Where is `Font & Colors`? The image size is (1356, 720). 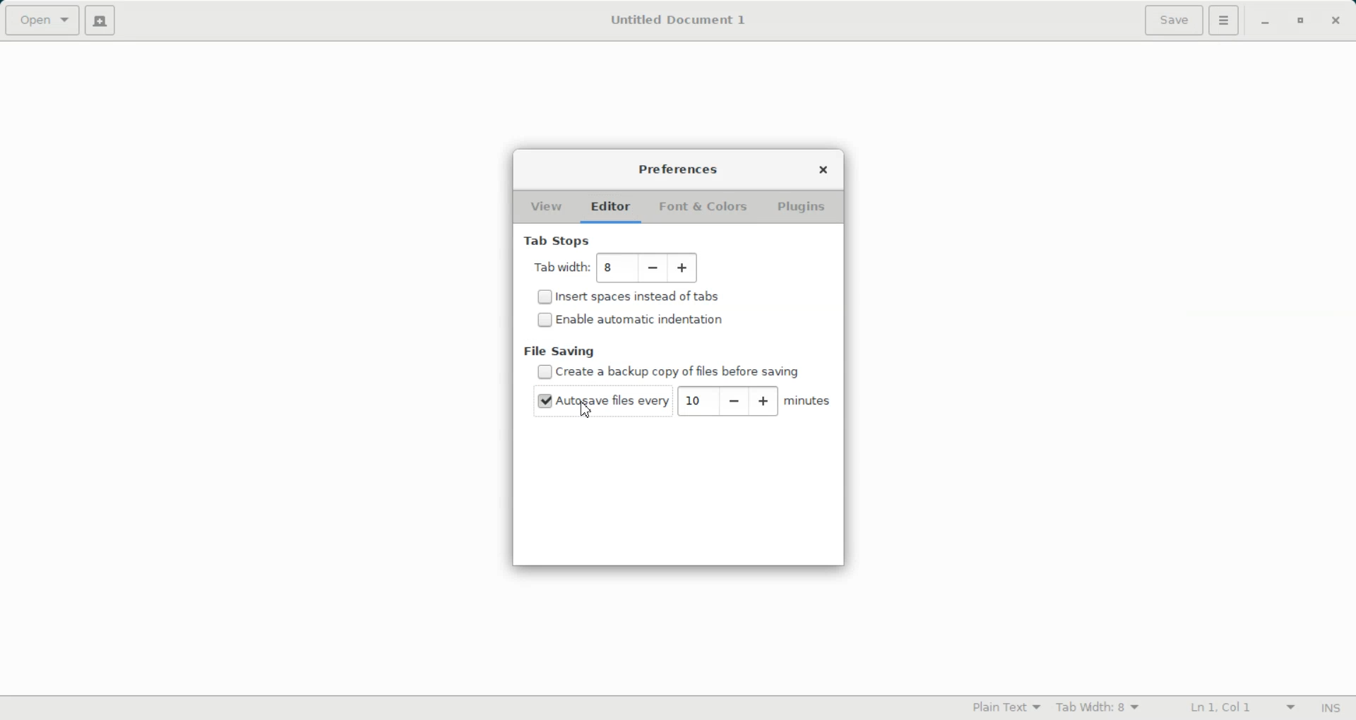
Font & Colors is located at coordinates (703, 209).